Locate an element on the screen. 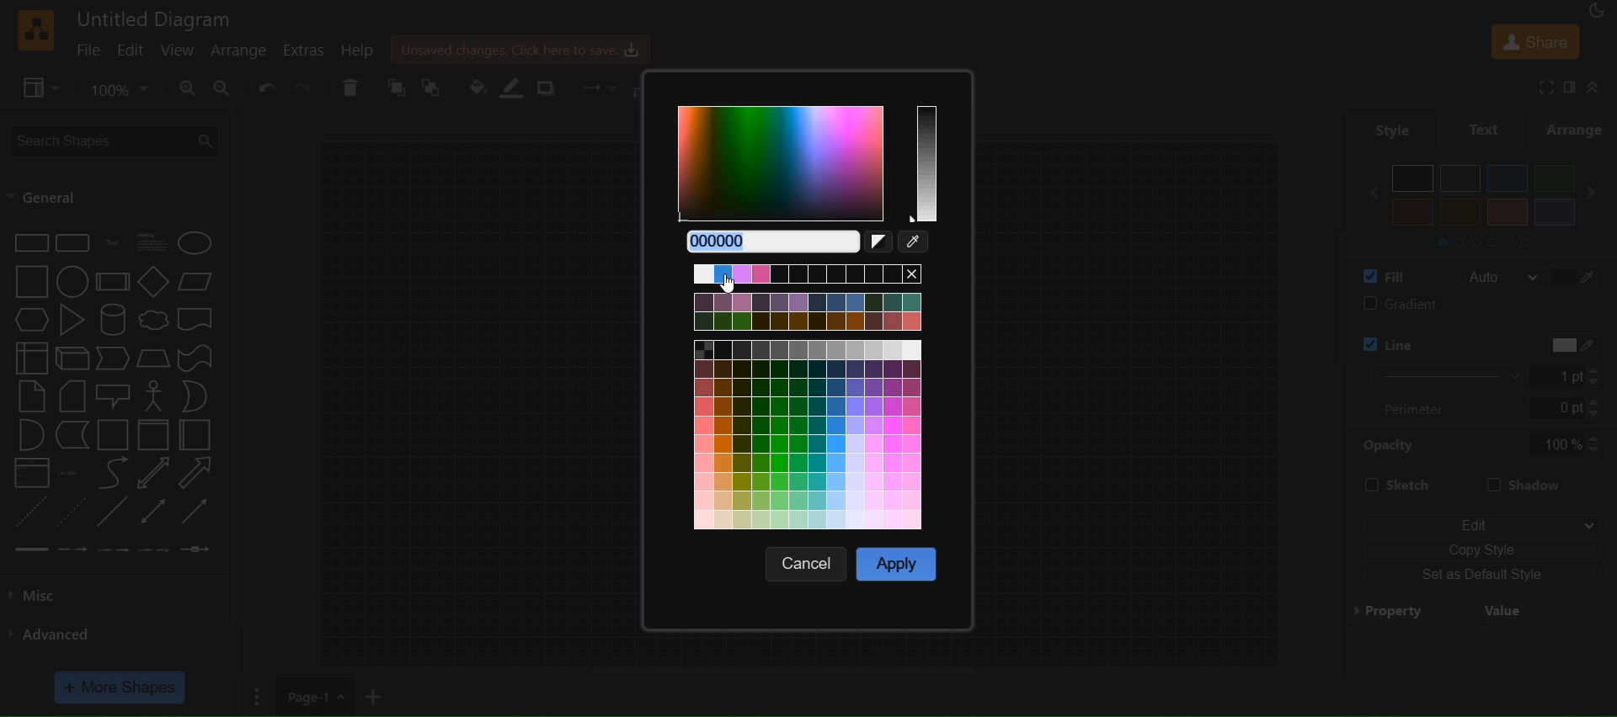 This screenshot has height=717, width=1617. horizontal scroll bar is located at coordinates (784, 671).